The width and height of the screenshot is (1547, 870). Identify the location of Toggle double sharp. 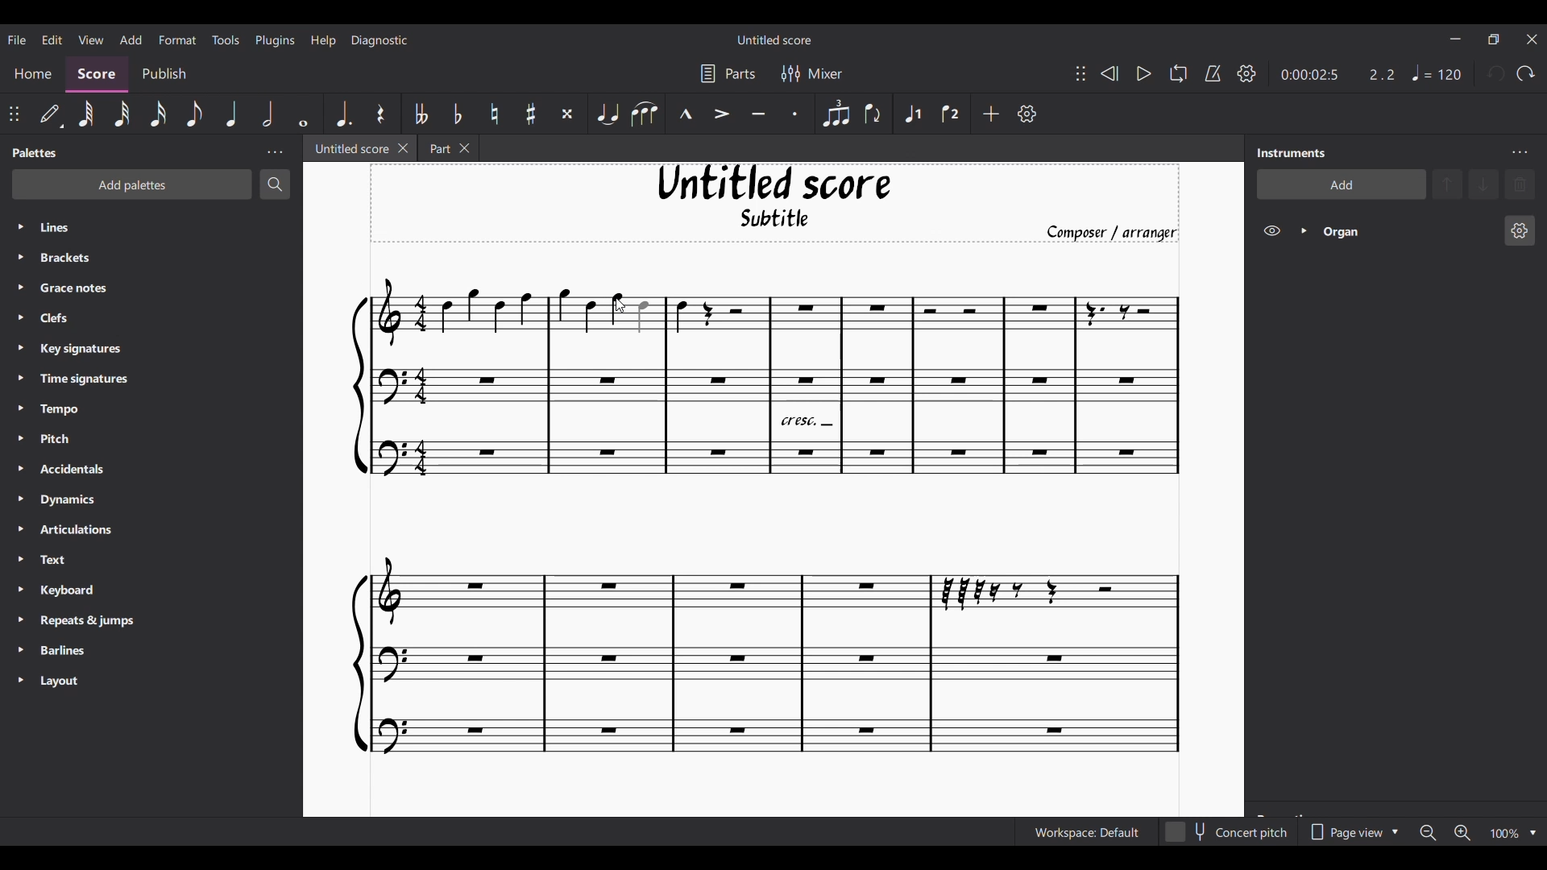
(567, 114).